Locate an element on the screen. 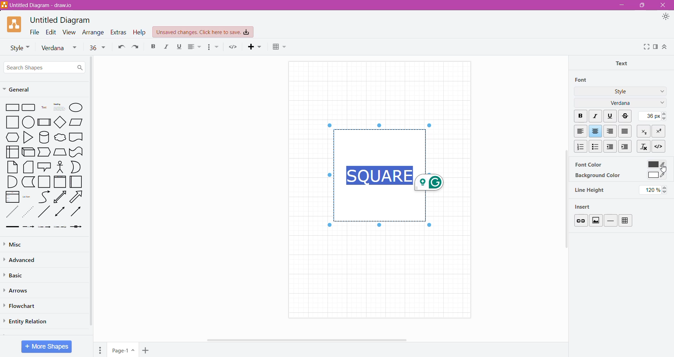 The image size is (674, 357). More Shapes is located at coordinates (47, 346).